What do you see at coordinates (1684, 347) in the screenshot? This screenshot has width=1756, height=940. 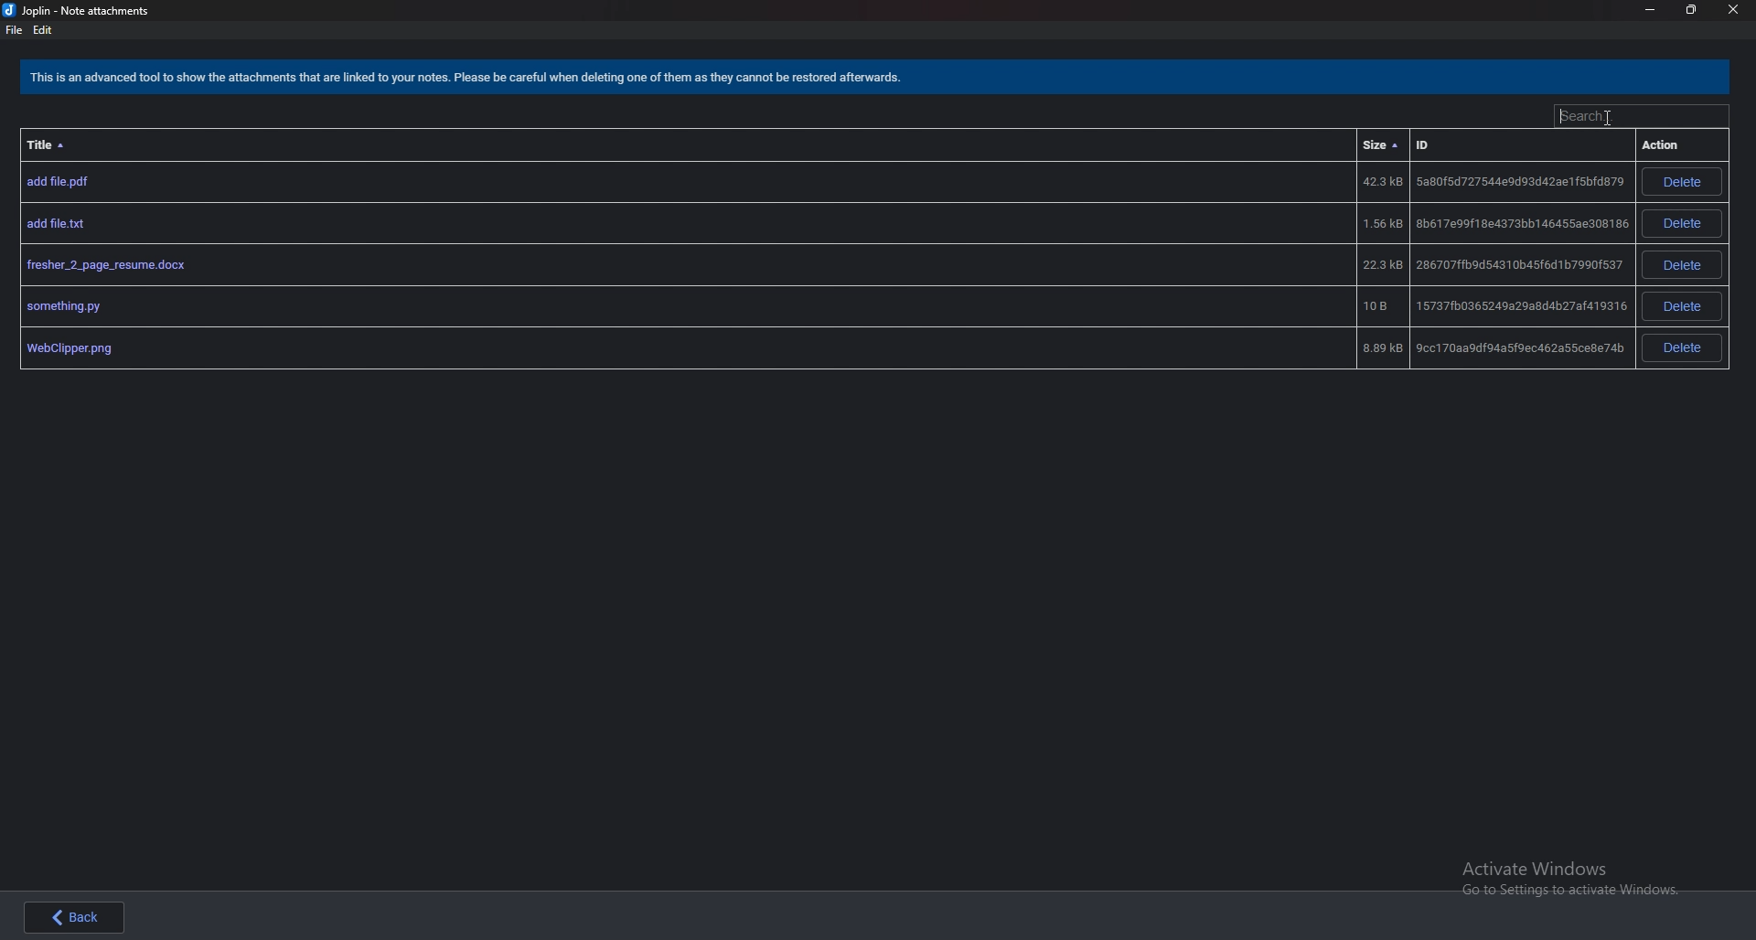 I see `delete` at bounding box center [1684, 347].